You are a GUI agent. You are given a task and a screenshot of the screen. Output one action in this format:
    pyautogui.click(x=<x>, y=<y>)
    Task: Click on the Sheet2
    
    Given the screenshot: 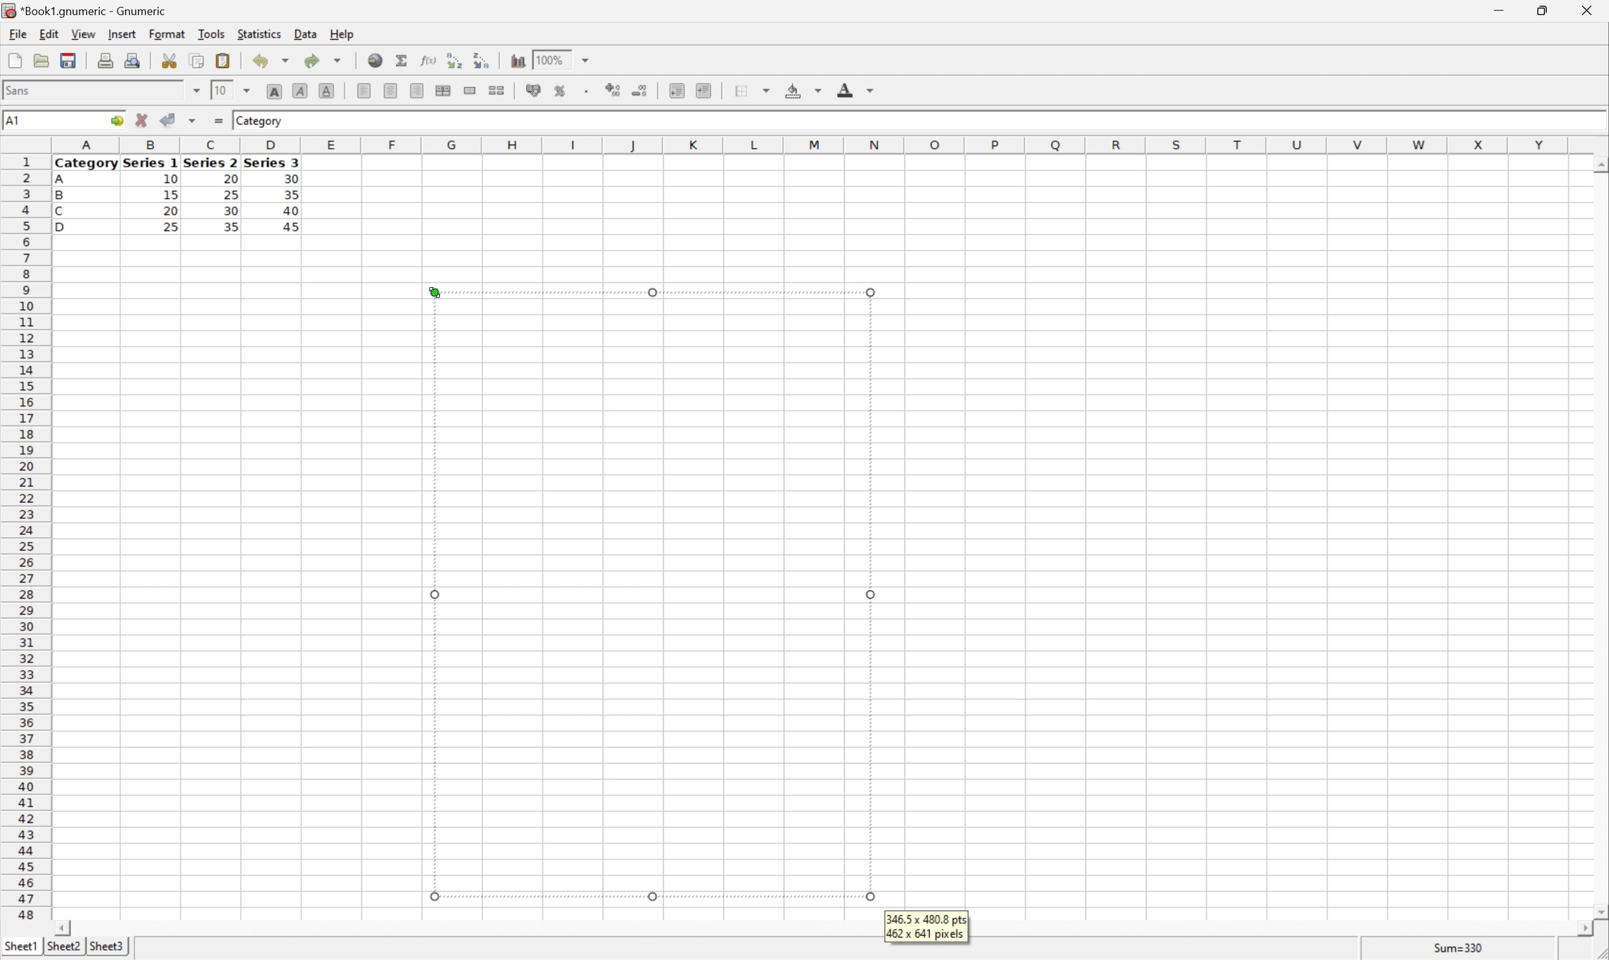 What is the action you would take?
    pyautogui.click(x=63, y=946)
    